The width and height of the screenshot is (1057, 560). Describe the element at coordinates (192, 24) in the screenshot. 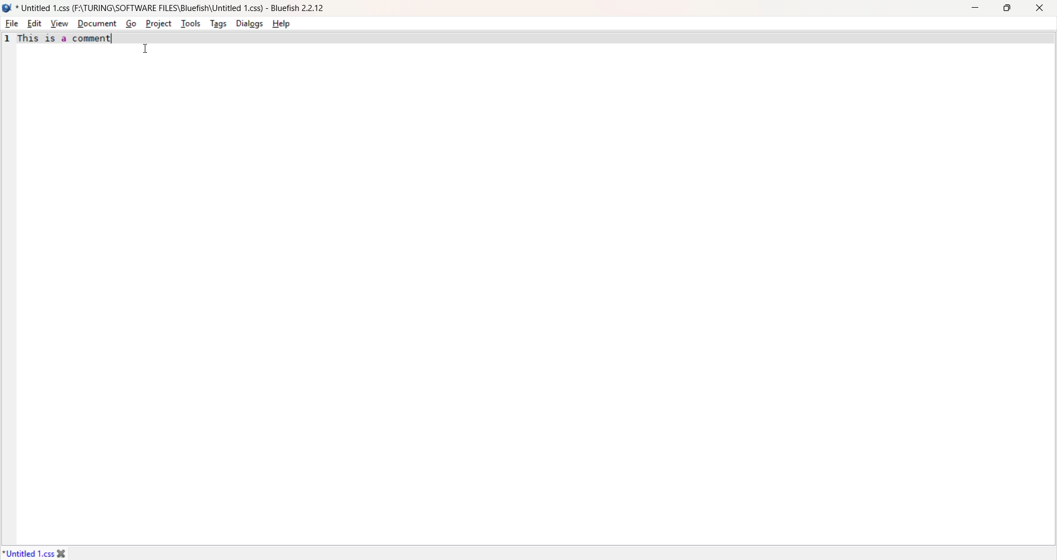

I see `Tools` at that location.